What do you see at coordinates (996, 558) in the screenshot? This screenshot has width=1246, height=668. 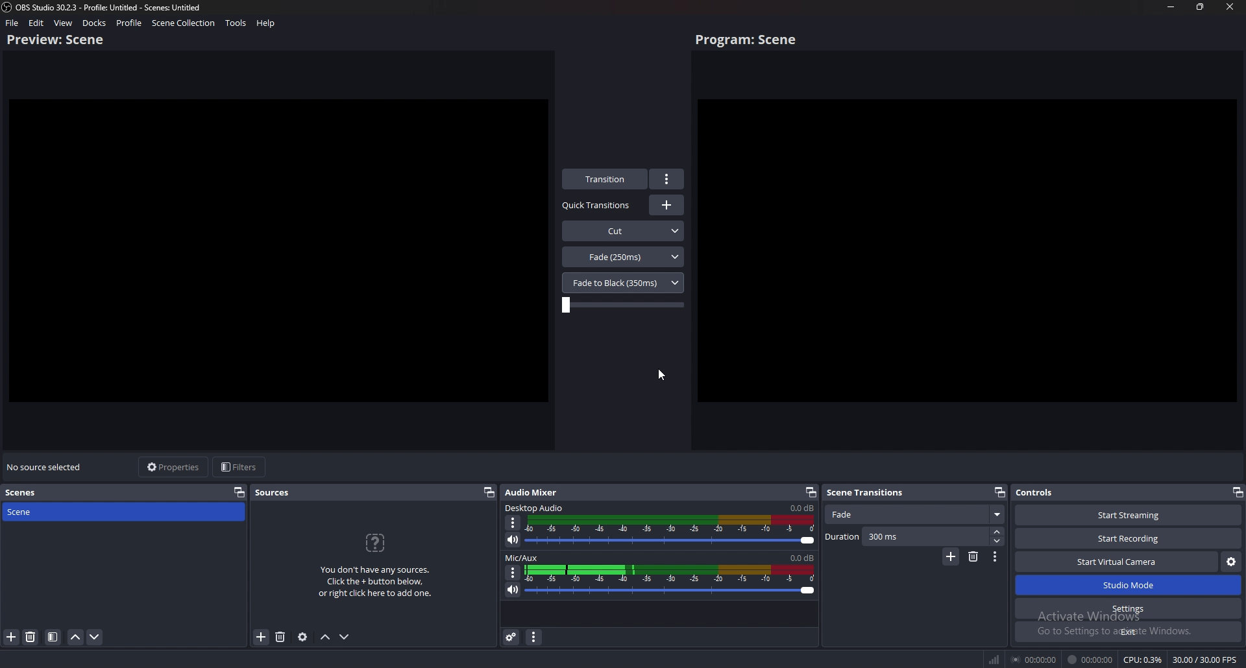 I see `Options` at bounding box center [996, 558].